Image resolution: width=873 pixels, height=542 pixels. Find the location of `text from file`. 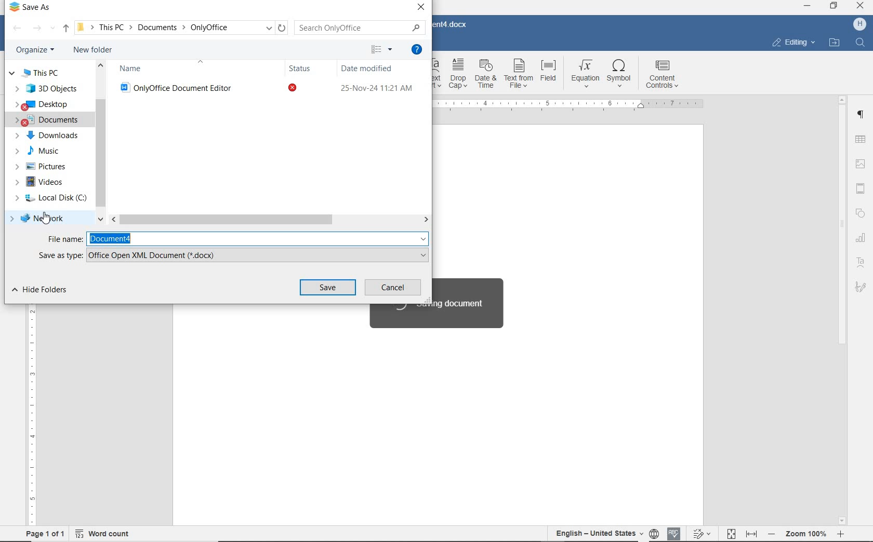

text from file is located at coordinates (518, 74).